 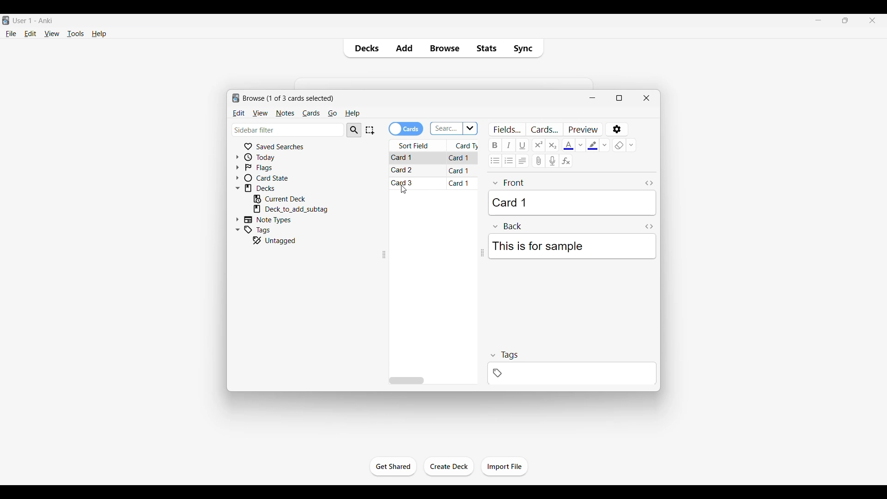 What do you see at coordinates (544, 129) in the screenshot?
I see `Customize card templates` at bounding box center [544, 129].